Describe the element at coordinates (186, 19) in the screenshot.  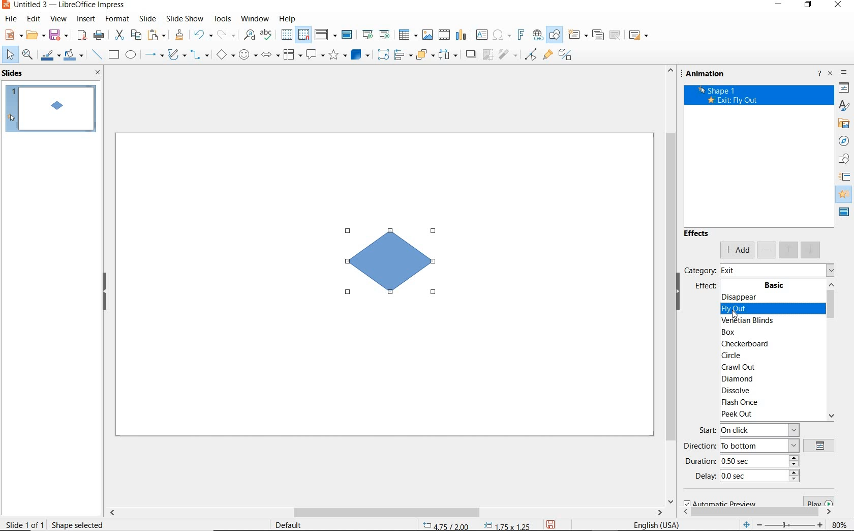
I see `slide show` at that location.